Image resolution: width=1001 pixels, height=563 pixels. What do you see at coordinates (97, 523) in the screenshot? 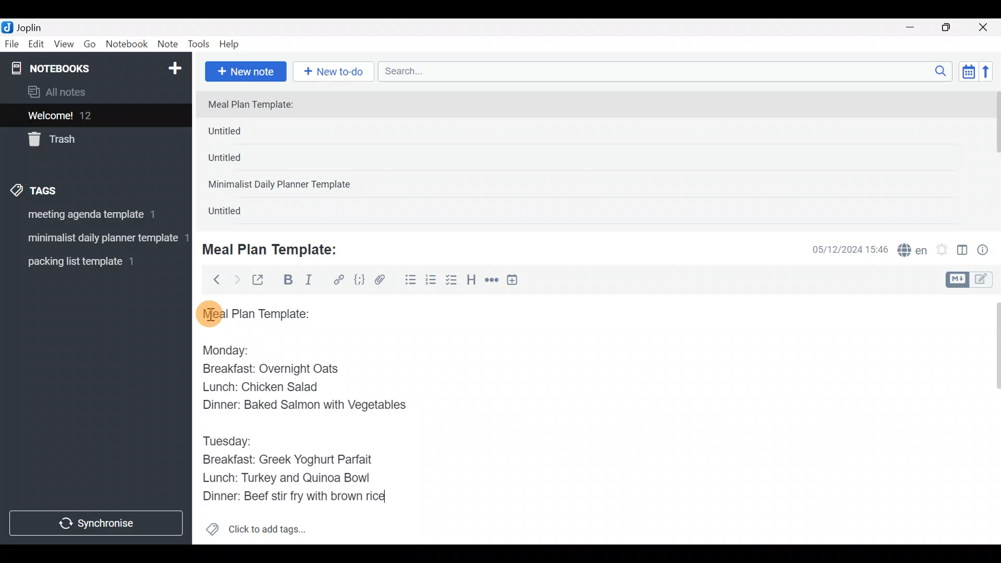
I see `Synchronize` at bounding box center [97, 523].